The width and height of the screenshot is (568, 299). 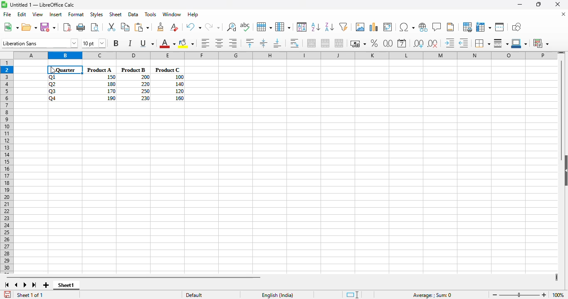 I want to click on rows, so click(x=7, y=167).